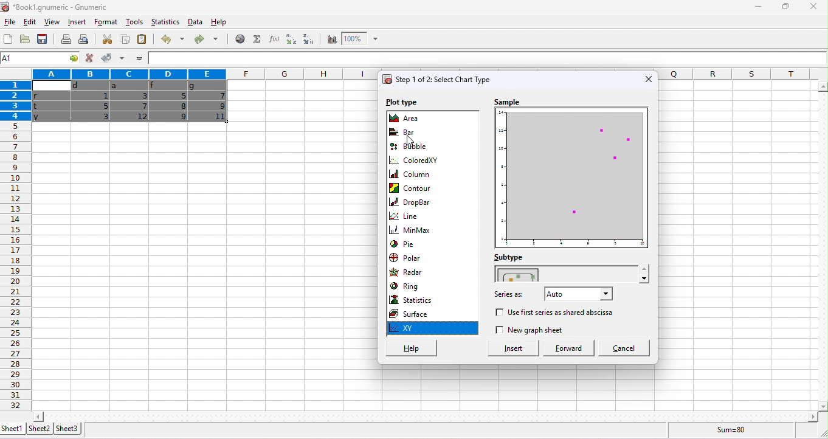 The width and height of the screenshot is (828, 439). Describe the element at coordinates (412, 140) in the screenshot. I see `cursor` at that location.